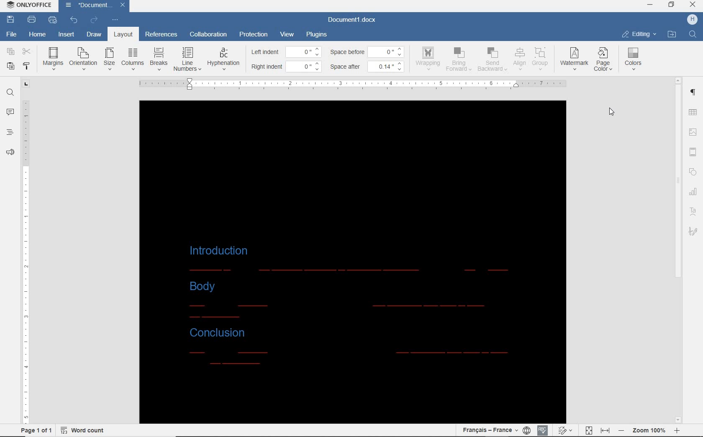 The width and height of the screenshot is (703, 437). Describe the element at coordinates (32, 5) in the screenshot. I see `system anme` at that location.